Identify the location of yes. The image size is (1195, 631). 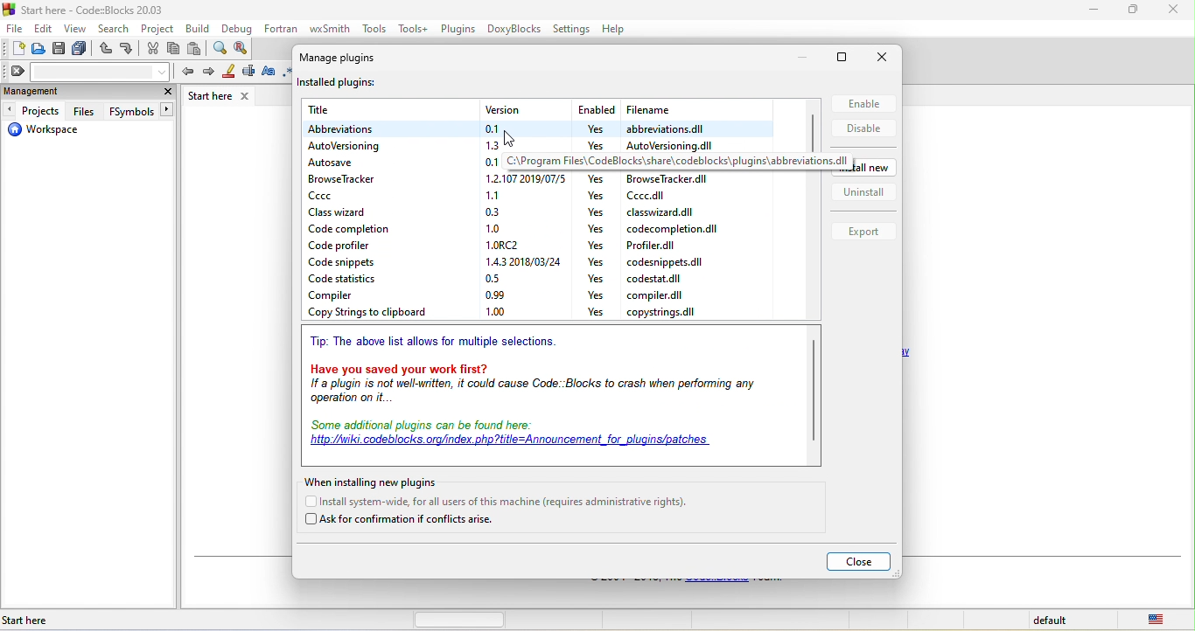
(595, 295).